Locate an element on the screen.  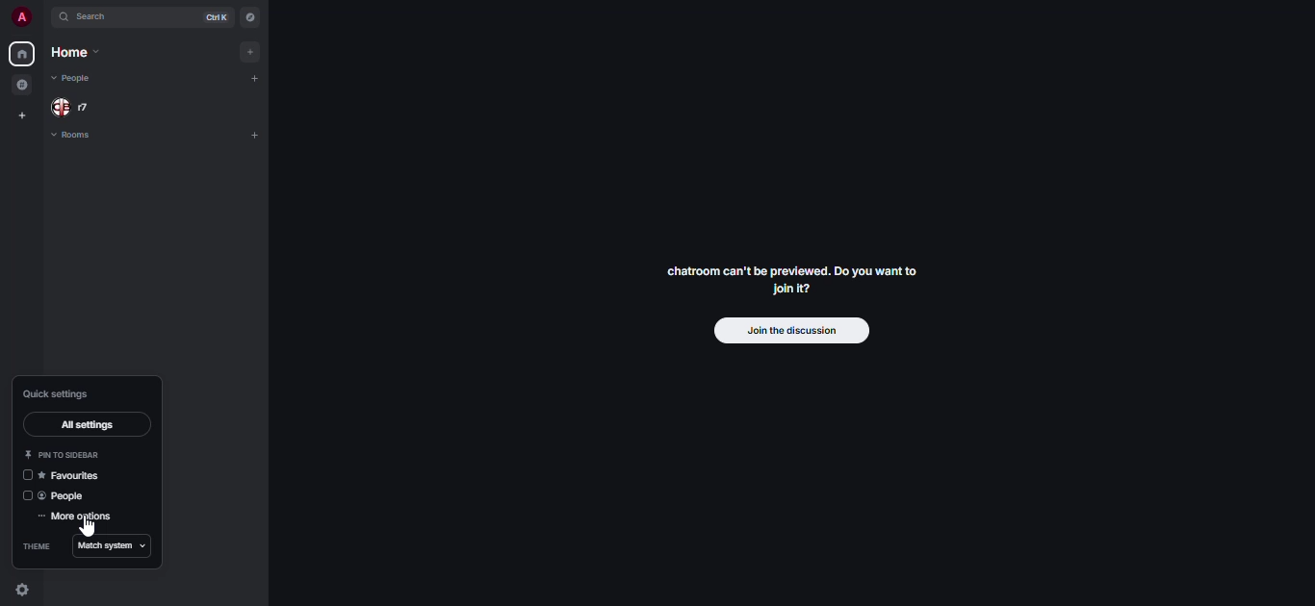
rooms is located at coordinates (79, 136).